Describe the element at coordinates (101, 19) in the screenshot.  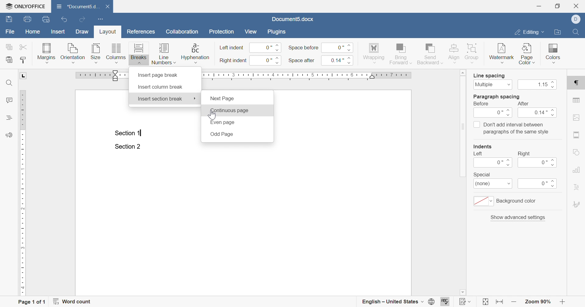
I see `customize quick access toolbar` at that location.